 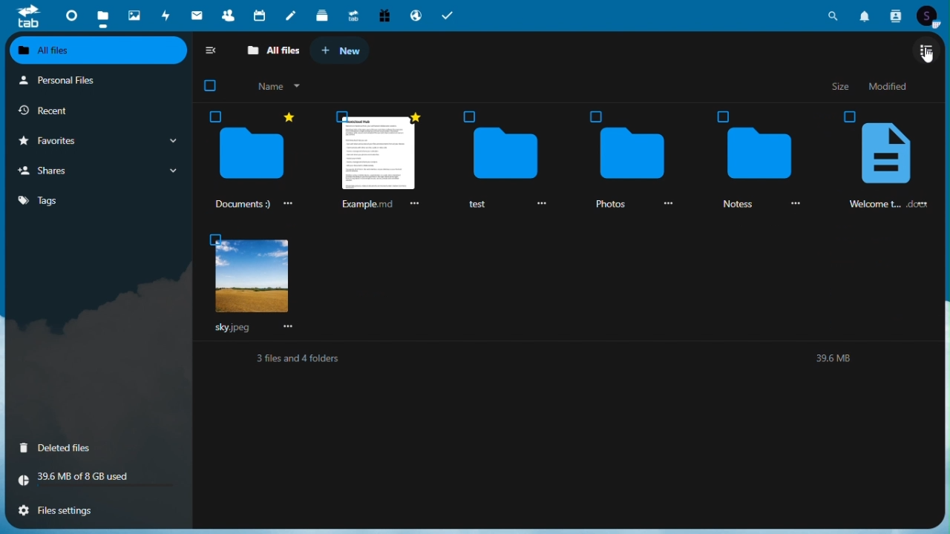 I want to click on Notifications, so click(x=866, y=15).